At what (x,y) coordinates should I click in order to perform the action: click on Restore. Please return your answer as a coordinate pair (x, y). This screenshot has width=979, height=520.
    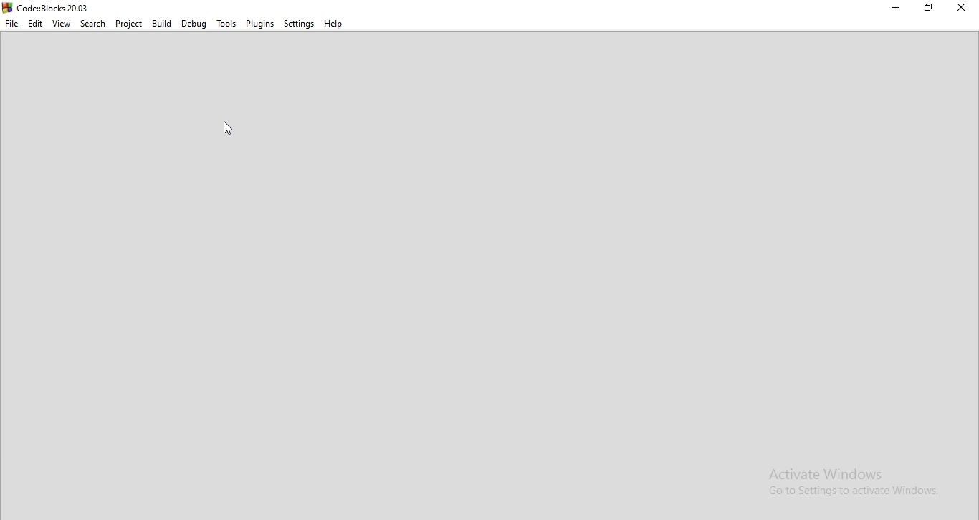
    Looking at the image, I should click on (930, 9).